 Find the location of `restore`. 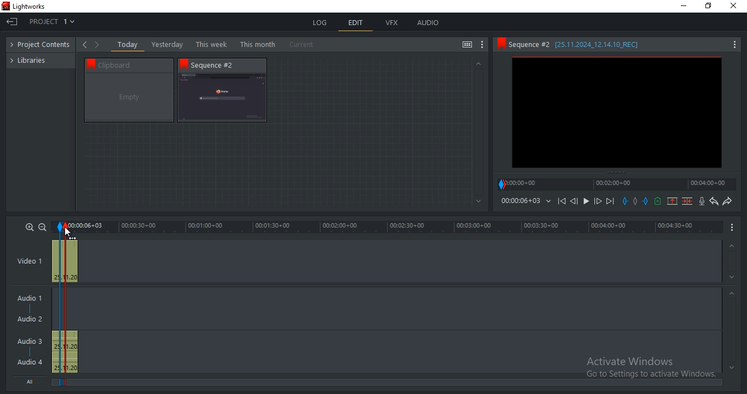

restore is located at coordinates (708, 7).